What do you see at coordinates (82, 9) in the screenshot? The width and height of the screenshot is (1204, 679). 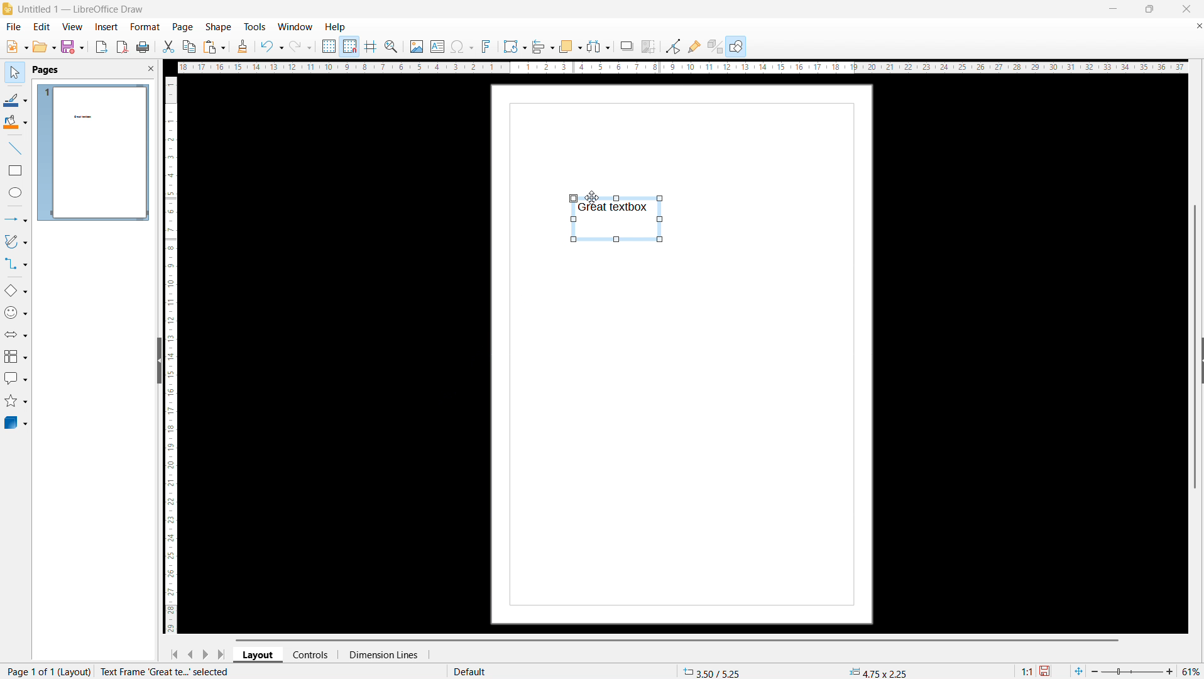 I see `document title` at bounding box center [82, 9].